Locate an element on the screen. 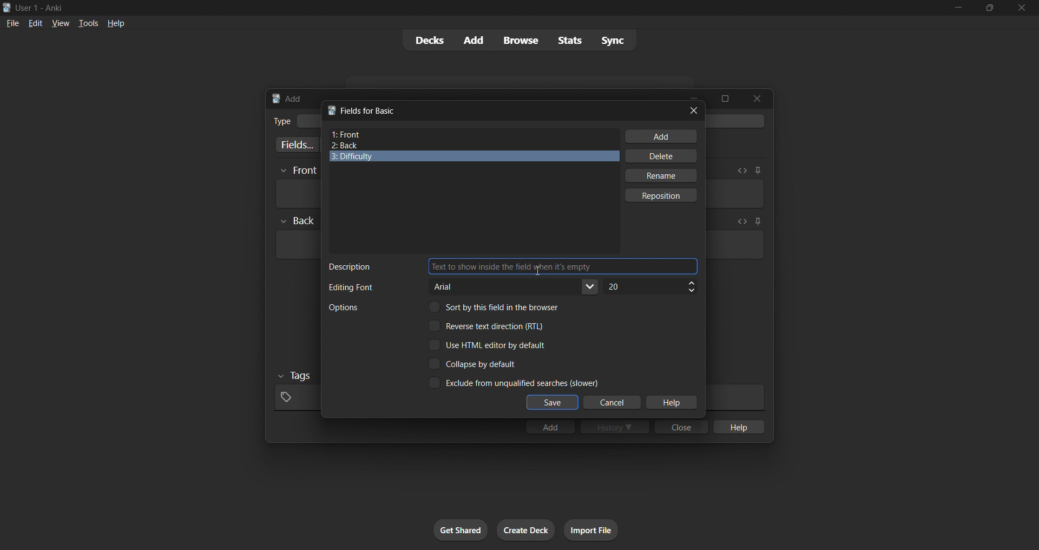  get shared is located at coordinates (461, 530).